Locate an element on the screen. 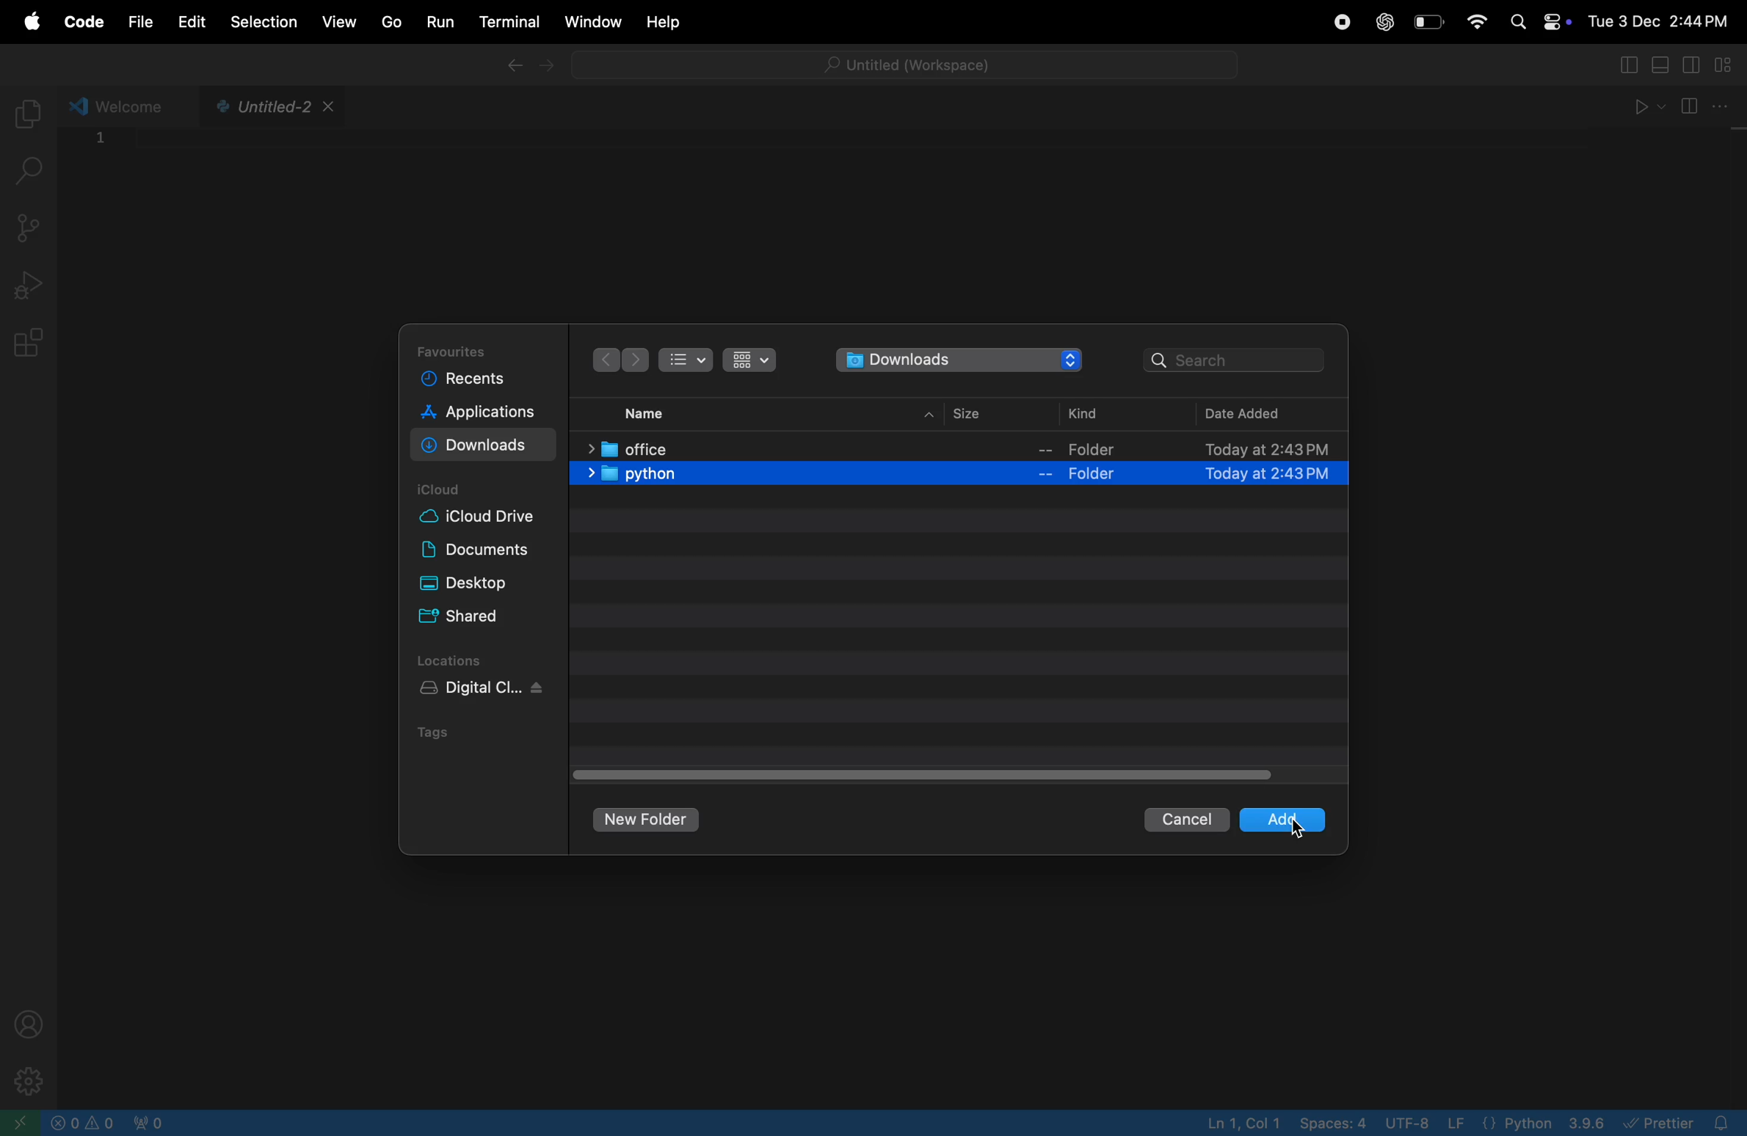 The height and width of the screenshot is (1136, 1747). help is located at coordinates (662, 22).